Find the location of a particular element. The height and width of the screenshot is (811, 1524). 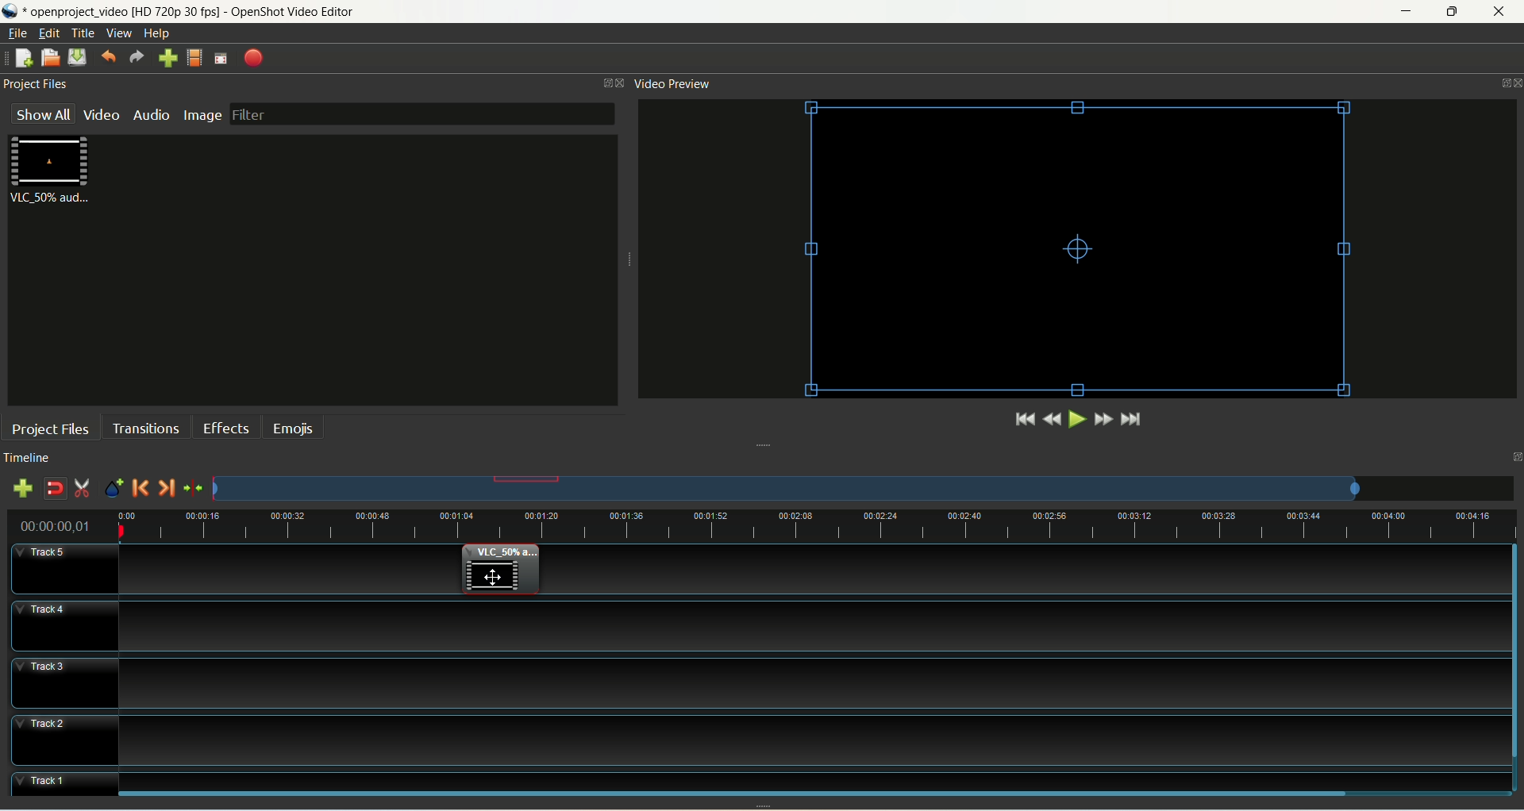

add track is located at coordinates (21, 488).